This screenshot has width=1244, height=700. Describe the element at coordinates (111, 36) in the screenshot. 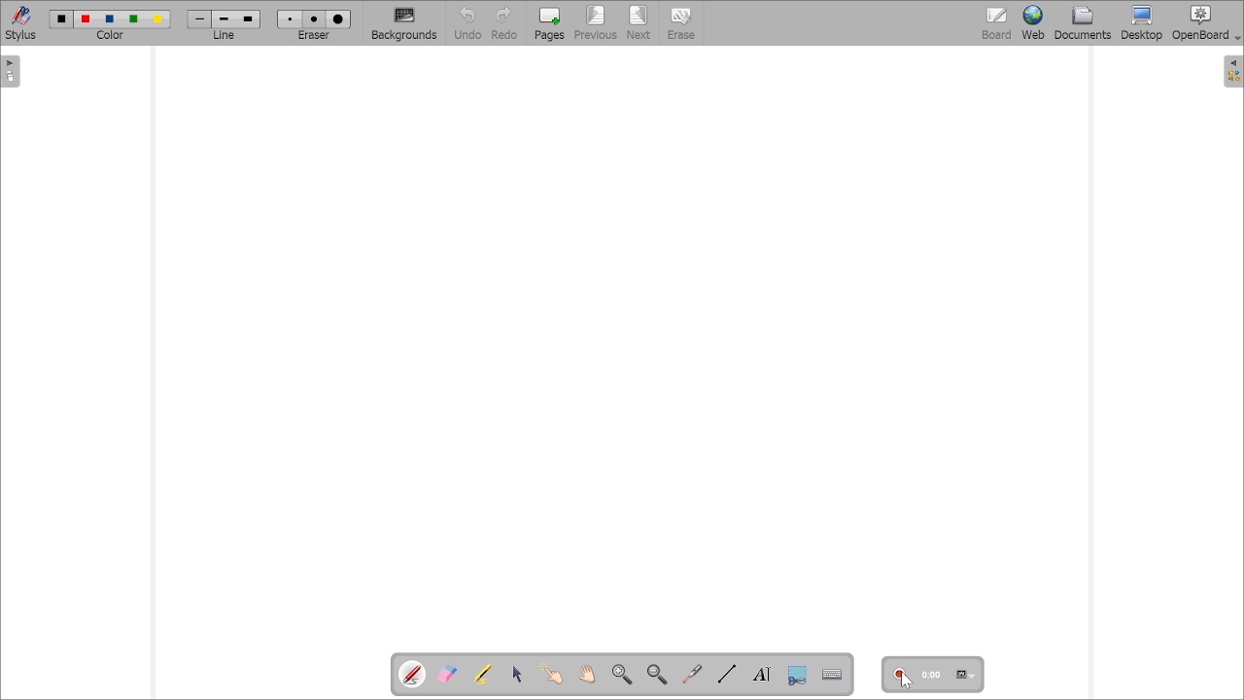

I see `color` at that location.